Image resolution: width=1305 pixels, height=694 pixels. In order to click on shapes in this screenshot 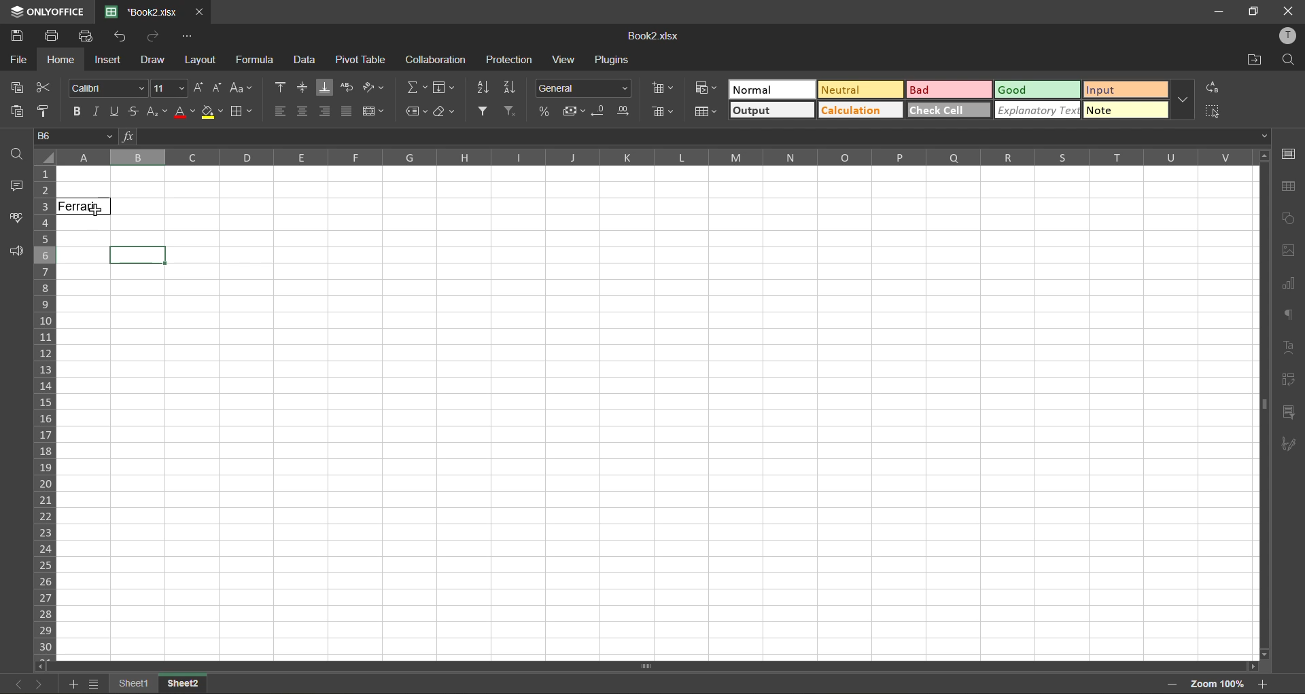, I will do `click(1288, 217)`.